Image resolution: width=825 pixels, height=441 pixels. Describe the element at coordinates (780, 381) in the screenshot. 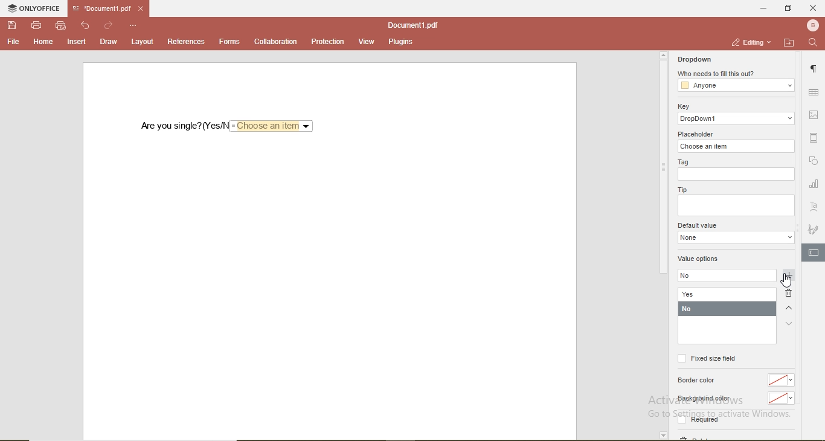

I see `no color` at that location.